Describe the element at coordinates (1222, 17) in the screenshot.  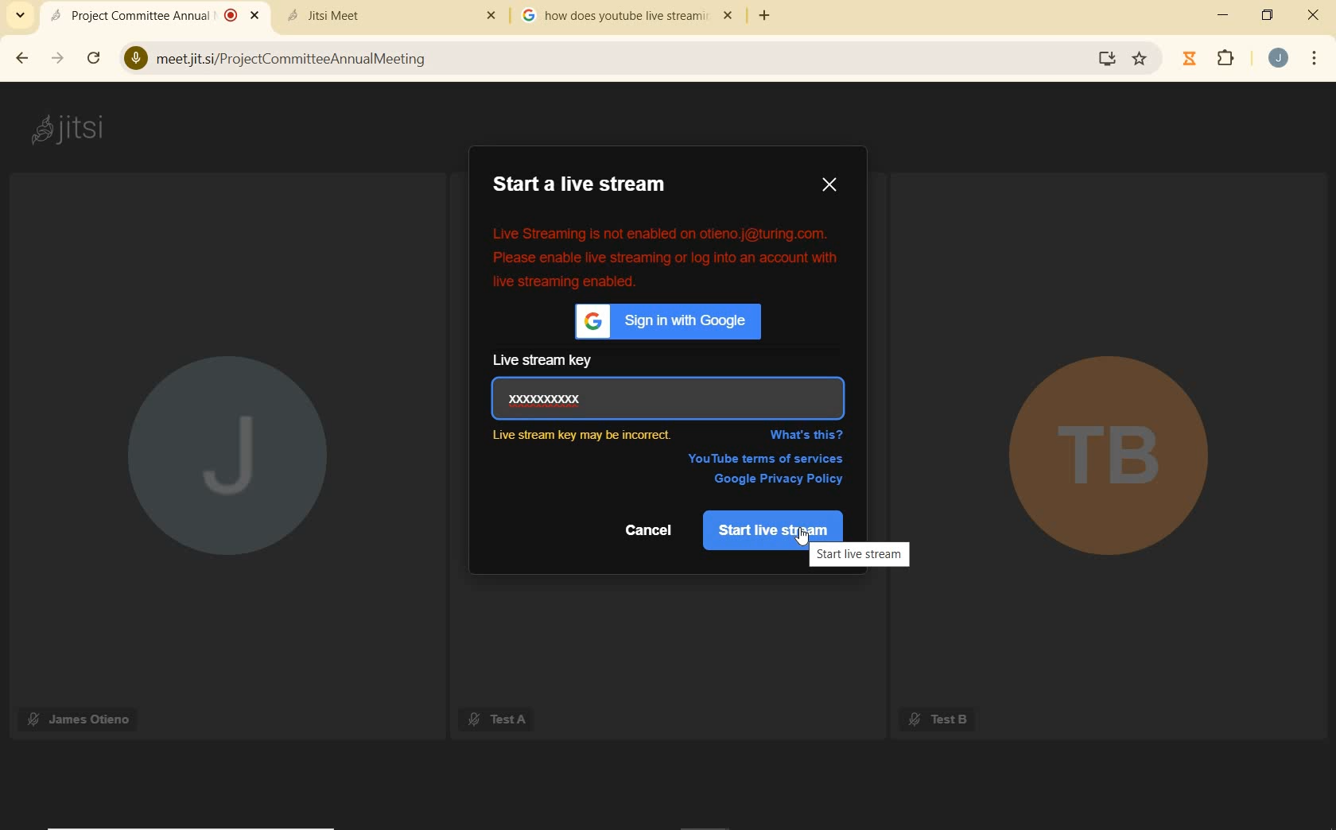
I see `minimize` at that location.